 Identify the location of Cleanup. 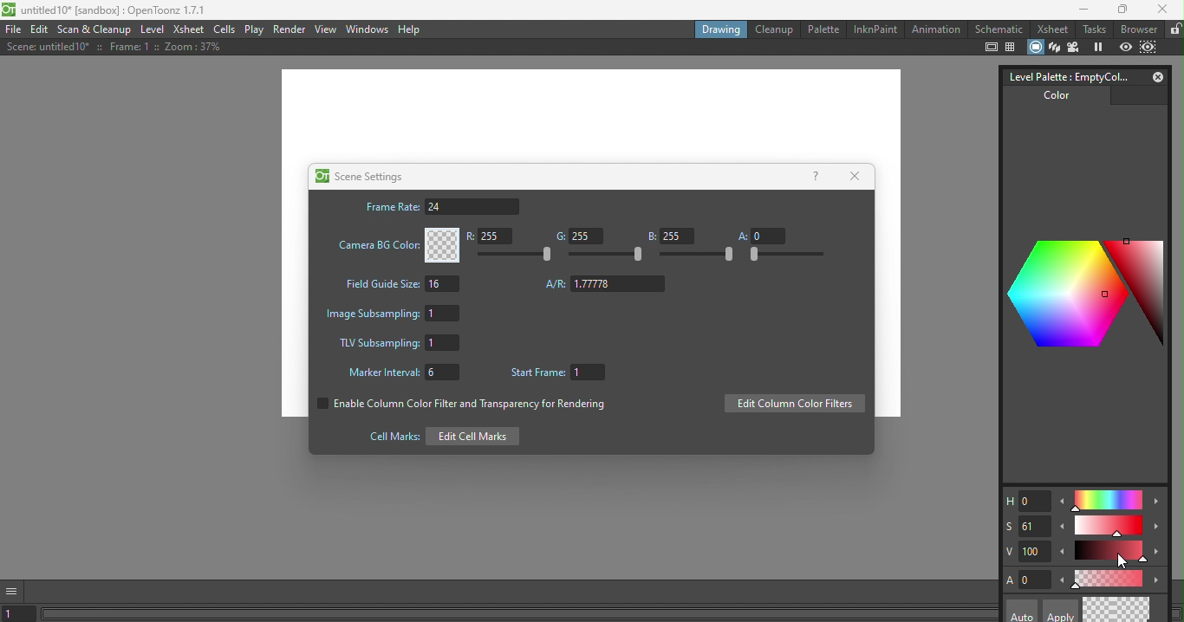
(773, 29).